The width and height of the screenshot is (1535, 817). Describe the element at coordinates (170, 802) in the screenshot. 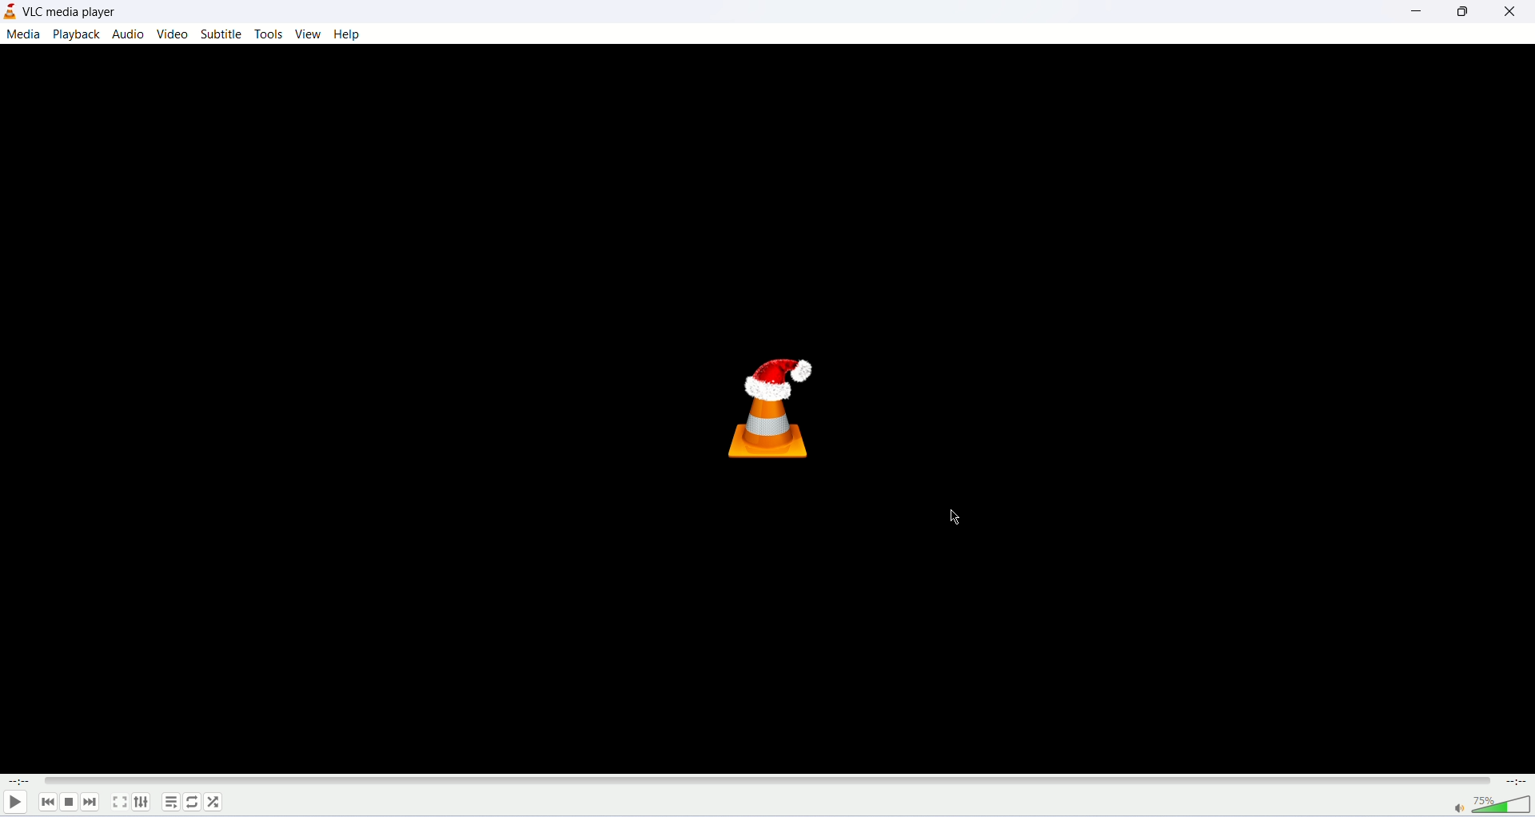

I see `playlist` at that location.